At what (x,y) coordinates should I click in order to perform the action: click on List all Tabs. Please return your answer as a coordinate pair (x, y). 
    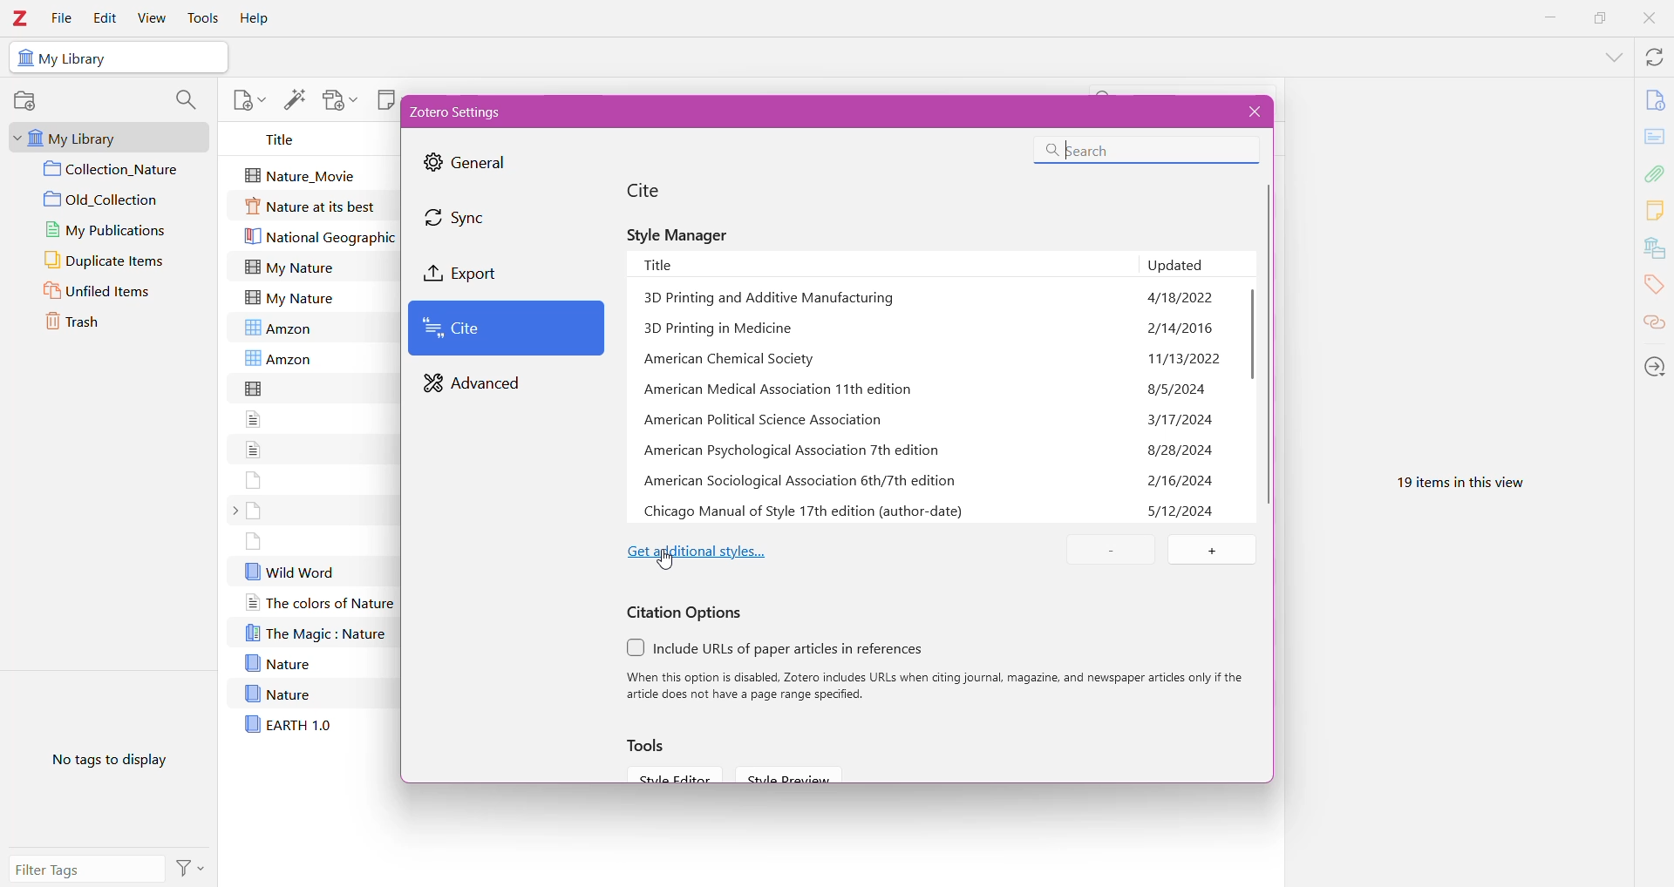
    Looking at the image, I should click on (1611, 56).